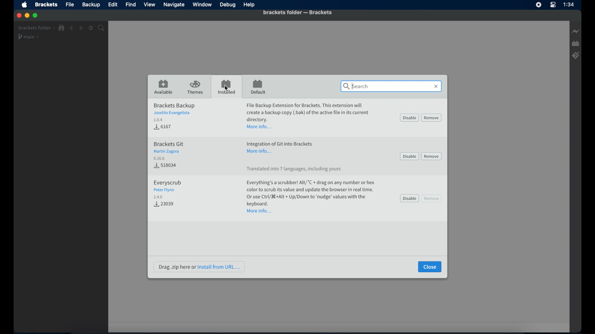 Image resolution: width=595 pixels, height=334 pixels. I want to click on Brackets git extension, so click(576, 55).